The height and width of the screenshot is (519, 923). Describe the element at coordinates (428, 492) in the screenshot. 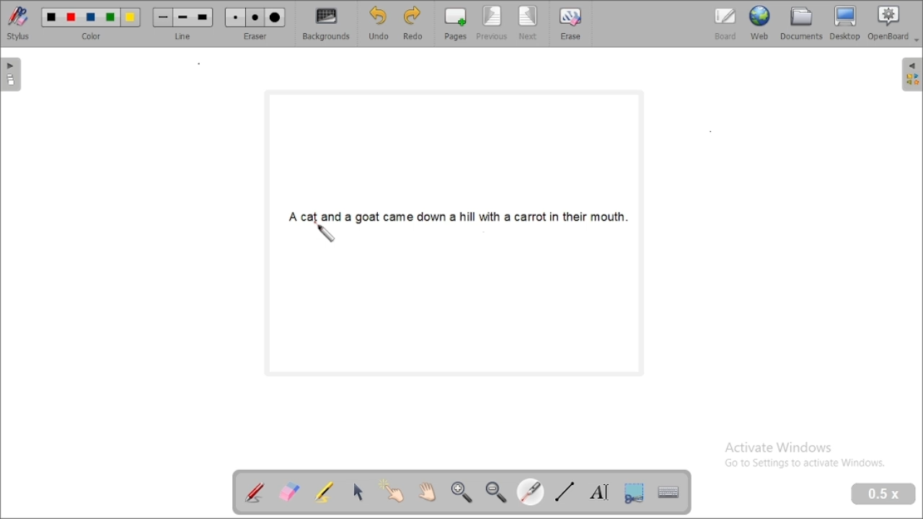

I see `scroll page` at that location.